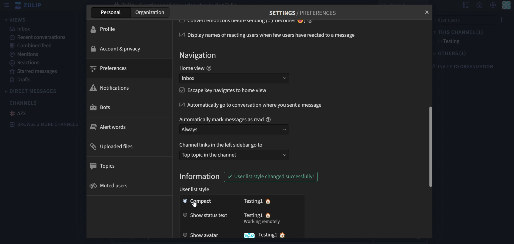 Image resolution: width=514 pixels, height=244 pixels. What do you see at coordinates (461, 32) in the screenshot?
I see `this channel(1)` at bounding box center [461, 32].